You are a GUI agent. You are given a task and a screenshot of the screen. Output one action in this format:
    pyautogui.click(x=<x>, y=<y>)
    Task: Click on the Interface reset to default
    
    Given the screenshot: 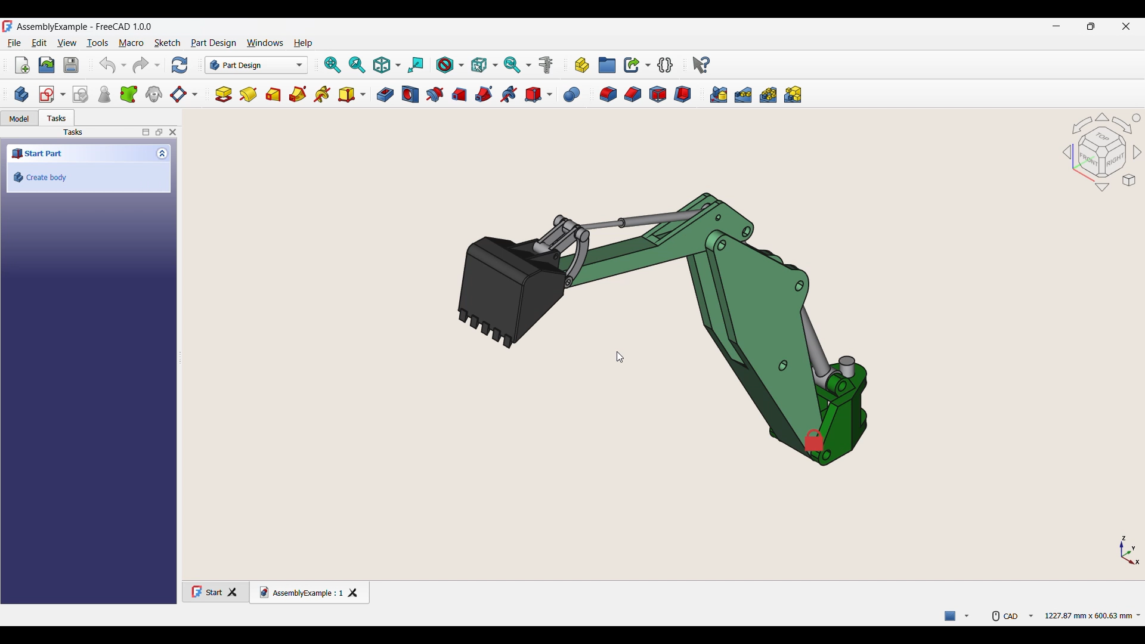 What is the action you would take?
    pyautogui.click(x=932, y=57)
    